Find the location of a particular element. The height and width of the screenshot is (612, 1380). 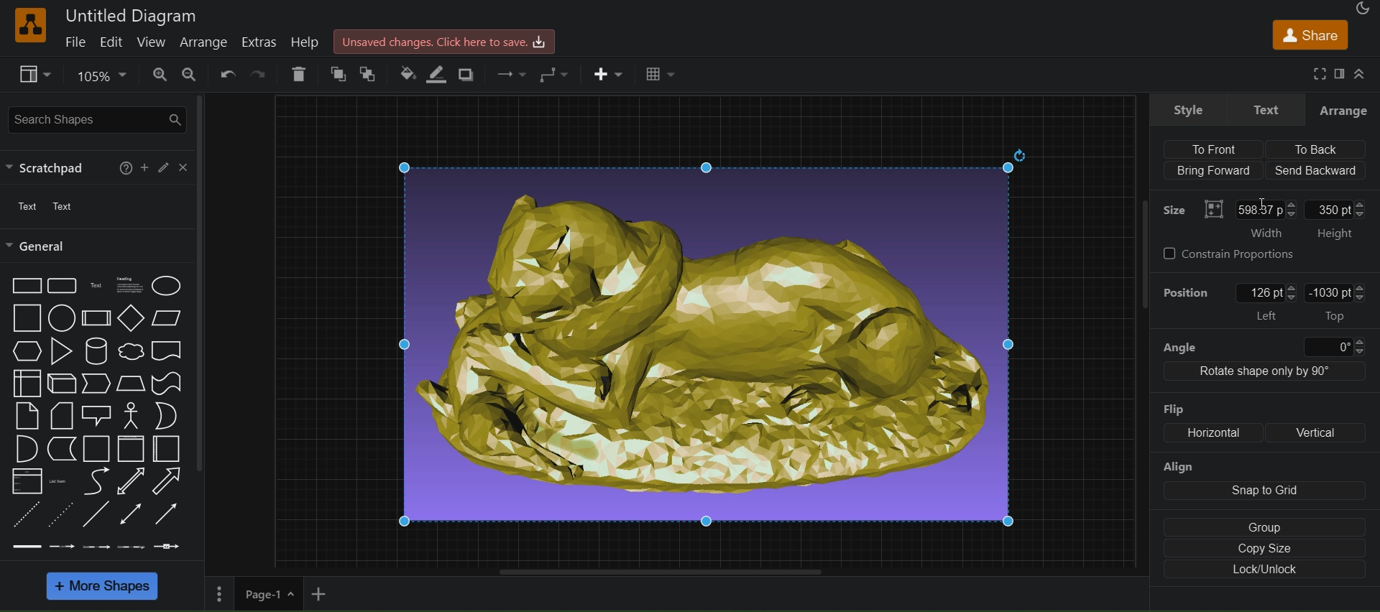

constrain Proportions is located at coordinates (1235, 254).